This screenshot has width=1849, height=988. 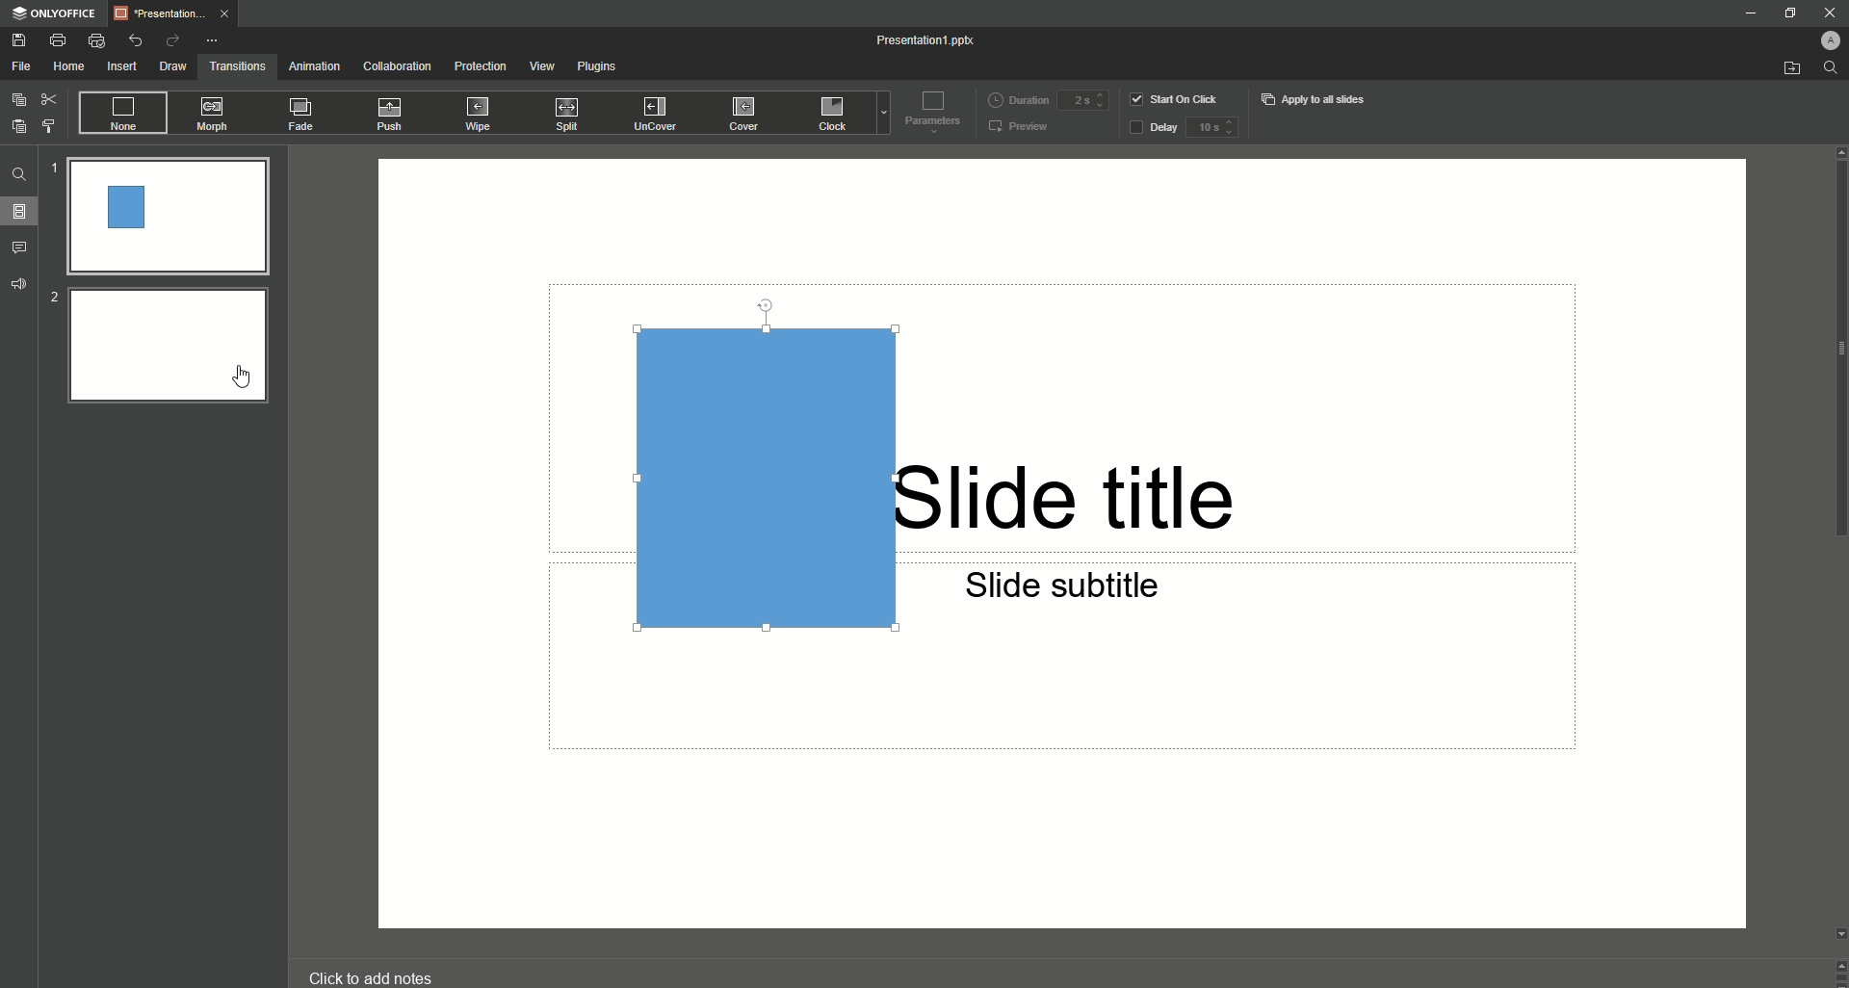 What do you see at coordinates (748, 483) in the screenshot?
I see `Rectangle` at bounding box center [748, 483].